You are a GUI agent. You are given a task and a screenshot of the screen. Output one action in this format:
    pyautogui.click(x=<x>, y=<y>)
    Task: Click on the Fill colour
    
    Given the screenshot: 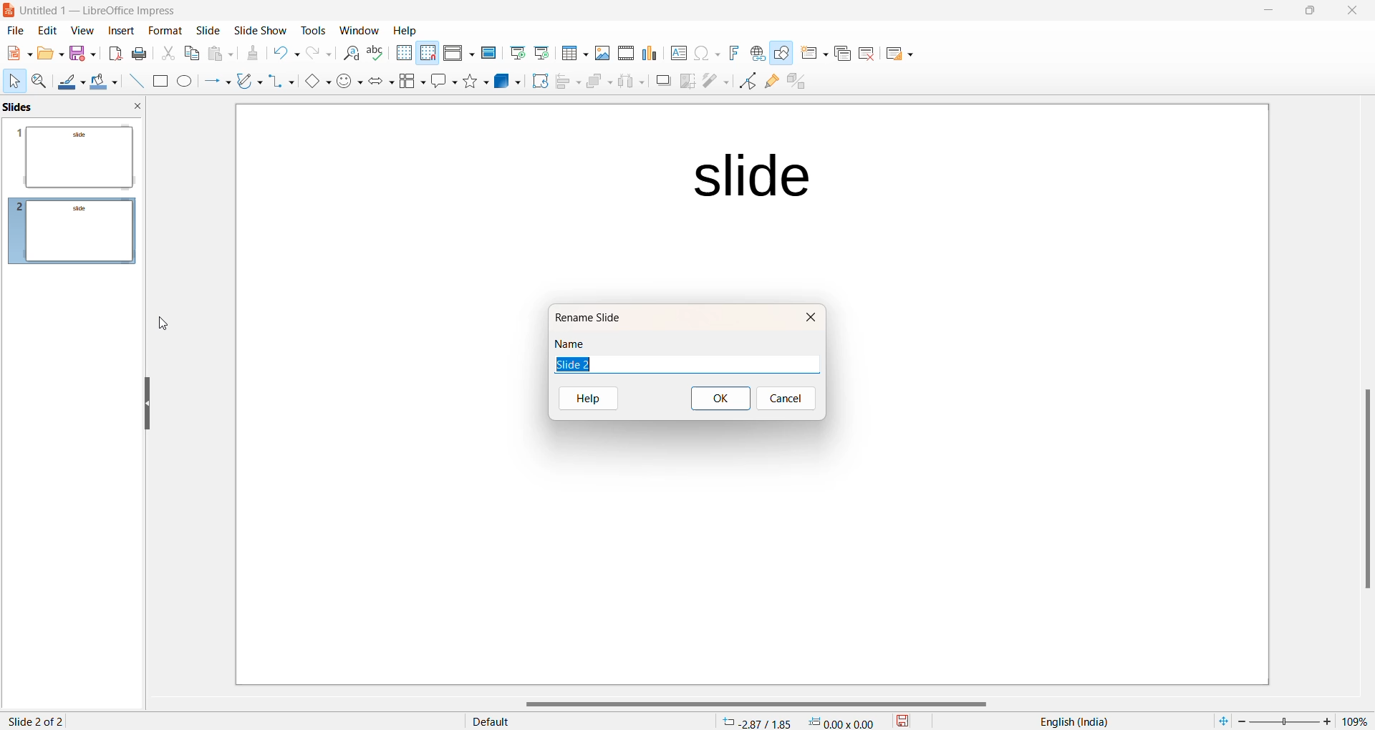 What is the action you would take?
    pyautogui.click(x=102, y=81)
    